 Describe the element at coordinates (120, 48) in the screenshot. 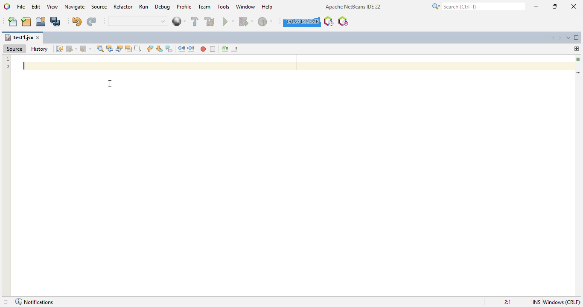

I see `find next occurrence` at that location.